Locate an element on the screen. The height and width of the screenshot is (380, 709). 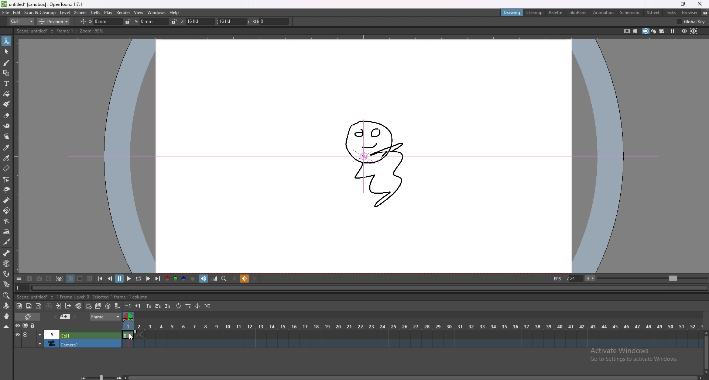
next memo is located at coordinates (75, 317).